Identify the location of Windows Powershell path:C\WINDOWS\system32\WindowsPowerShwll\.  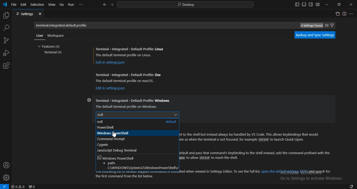
(137, 163).